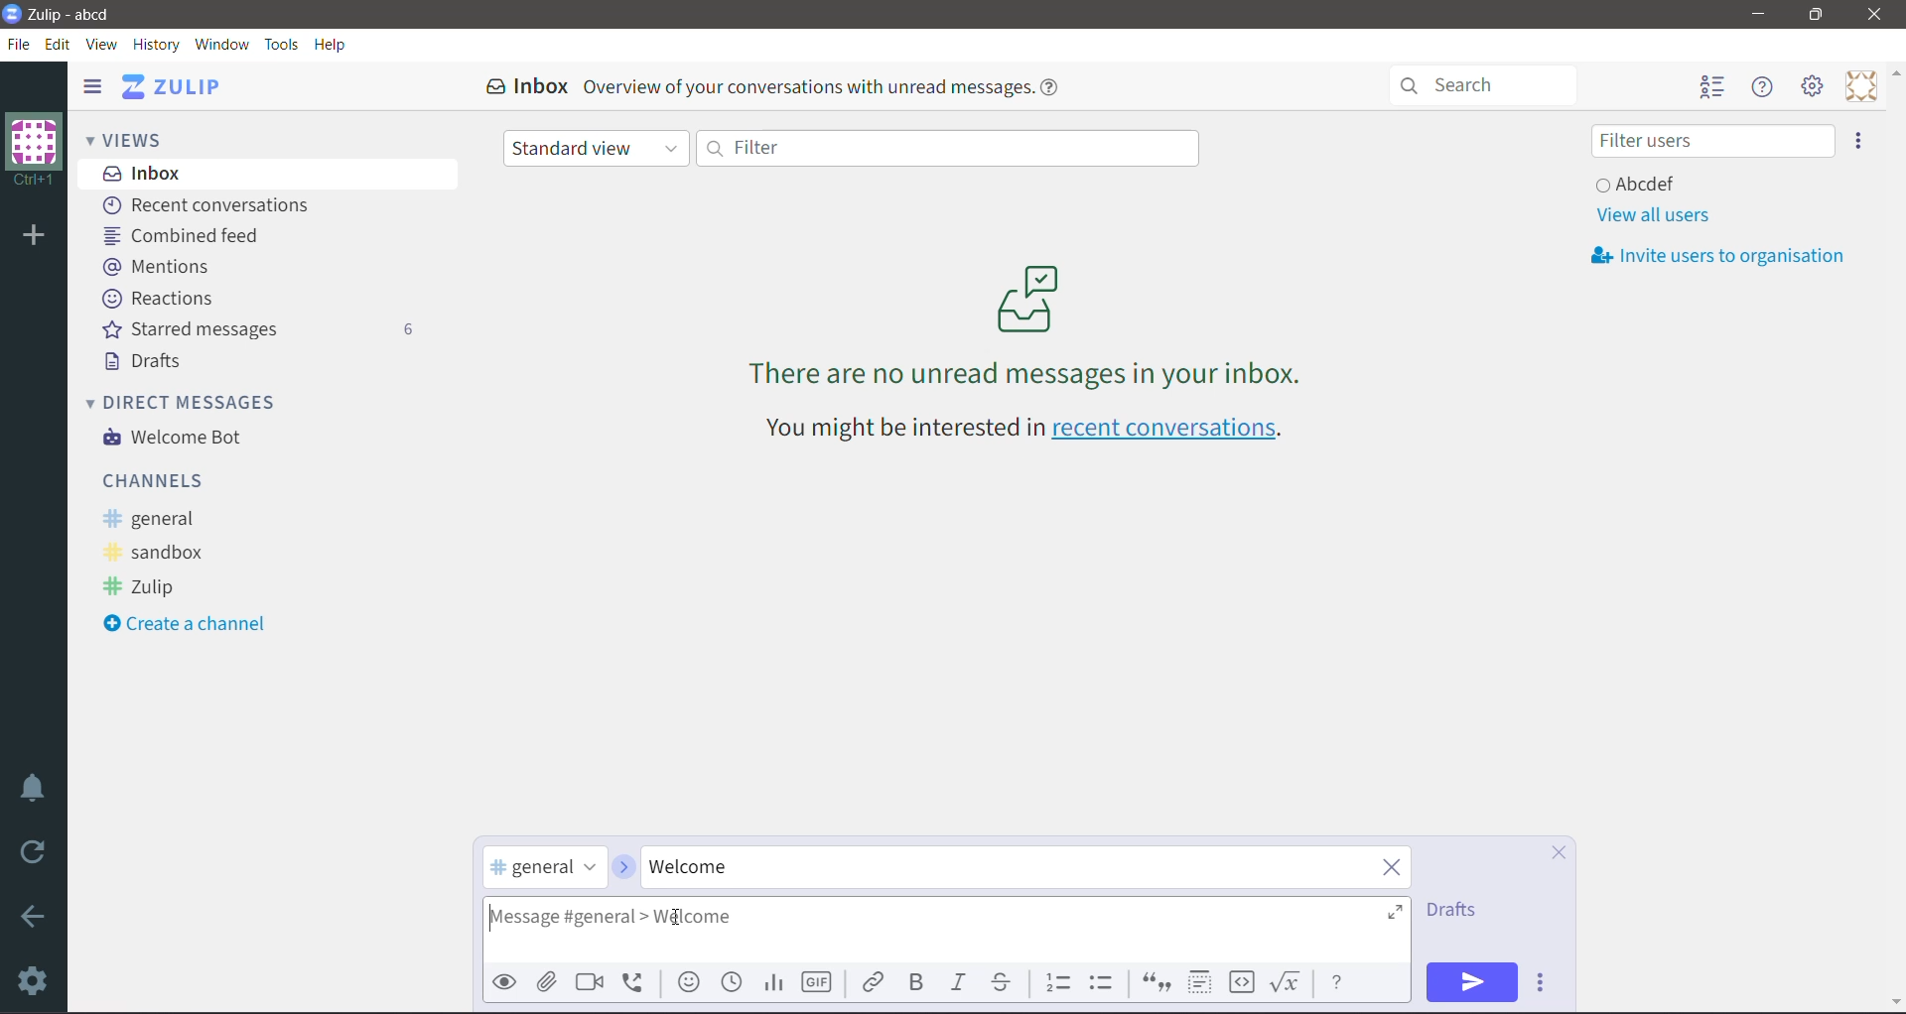 The width and height of the screenshot is (1906, 1014). What do you see at coordinates (1492, 83) in the screenshot?
I see `Search` at bounding box center [1492, 83].